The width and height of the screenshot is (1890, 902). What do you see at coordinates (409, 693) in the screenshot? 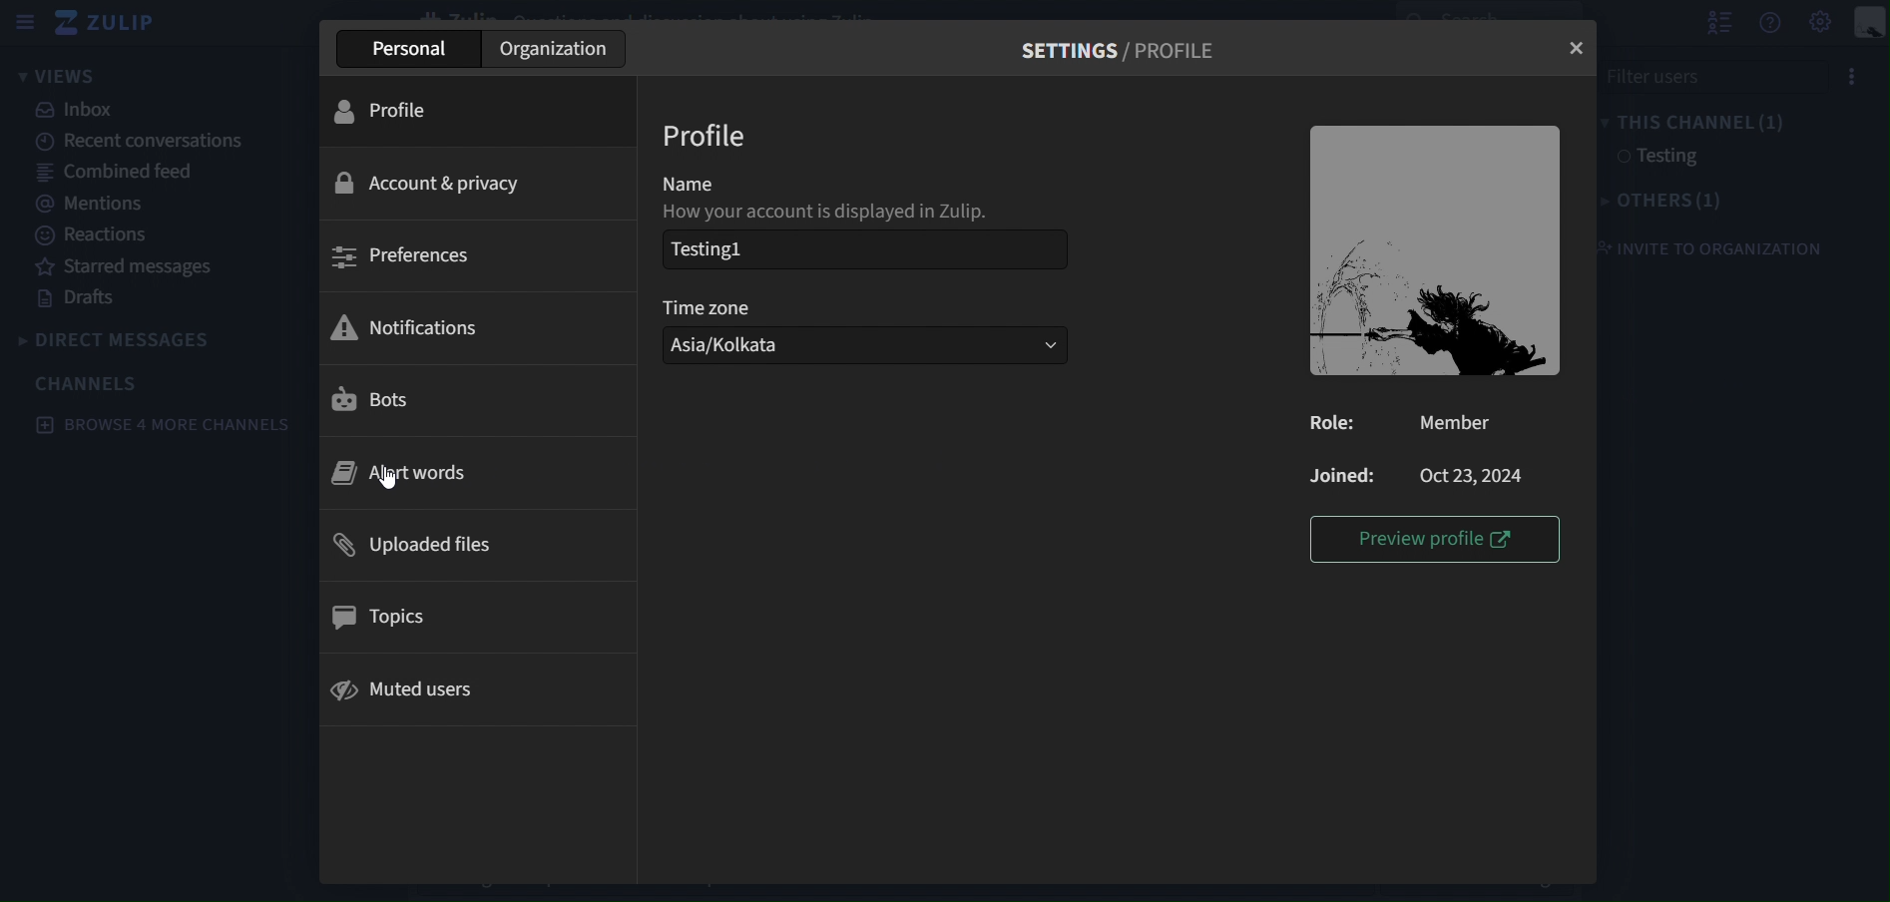
I see `muted users` at bounding box center [409, 693].